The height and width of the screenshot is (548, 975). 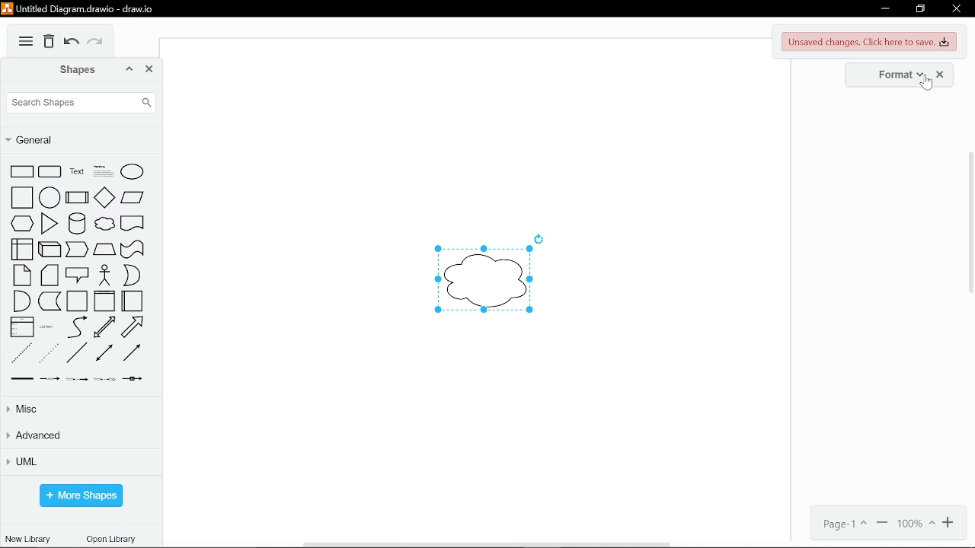 I want to click on zoom out, so click(x=883, y=524).